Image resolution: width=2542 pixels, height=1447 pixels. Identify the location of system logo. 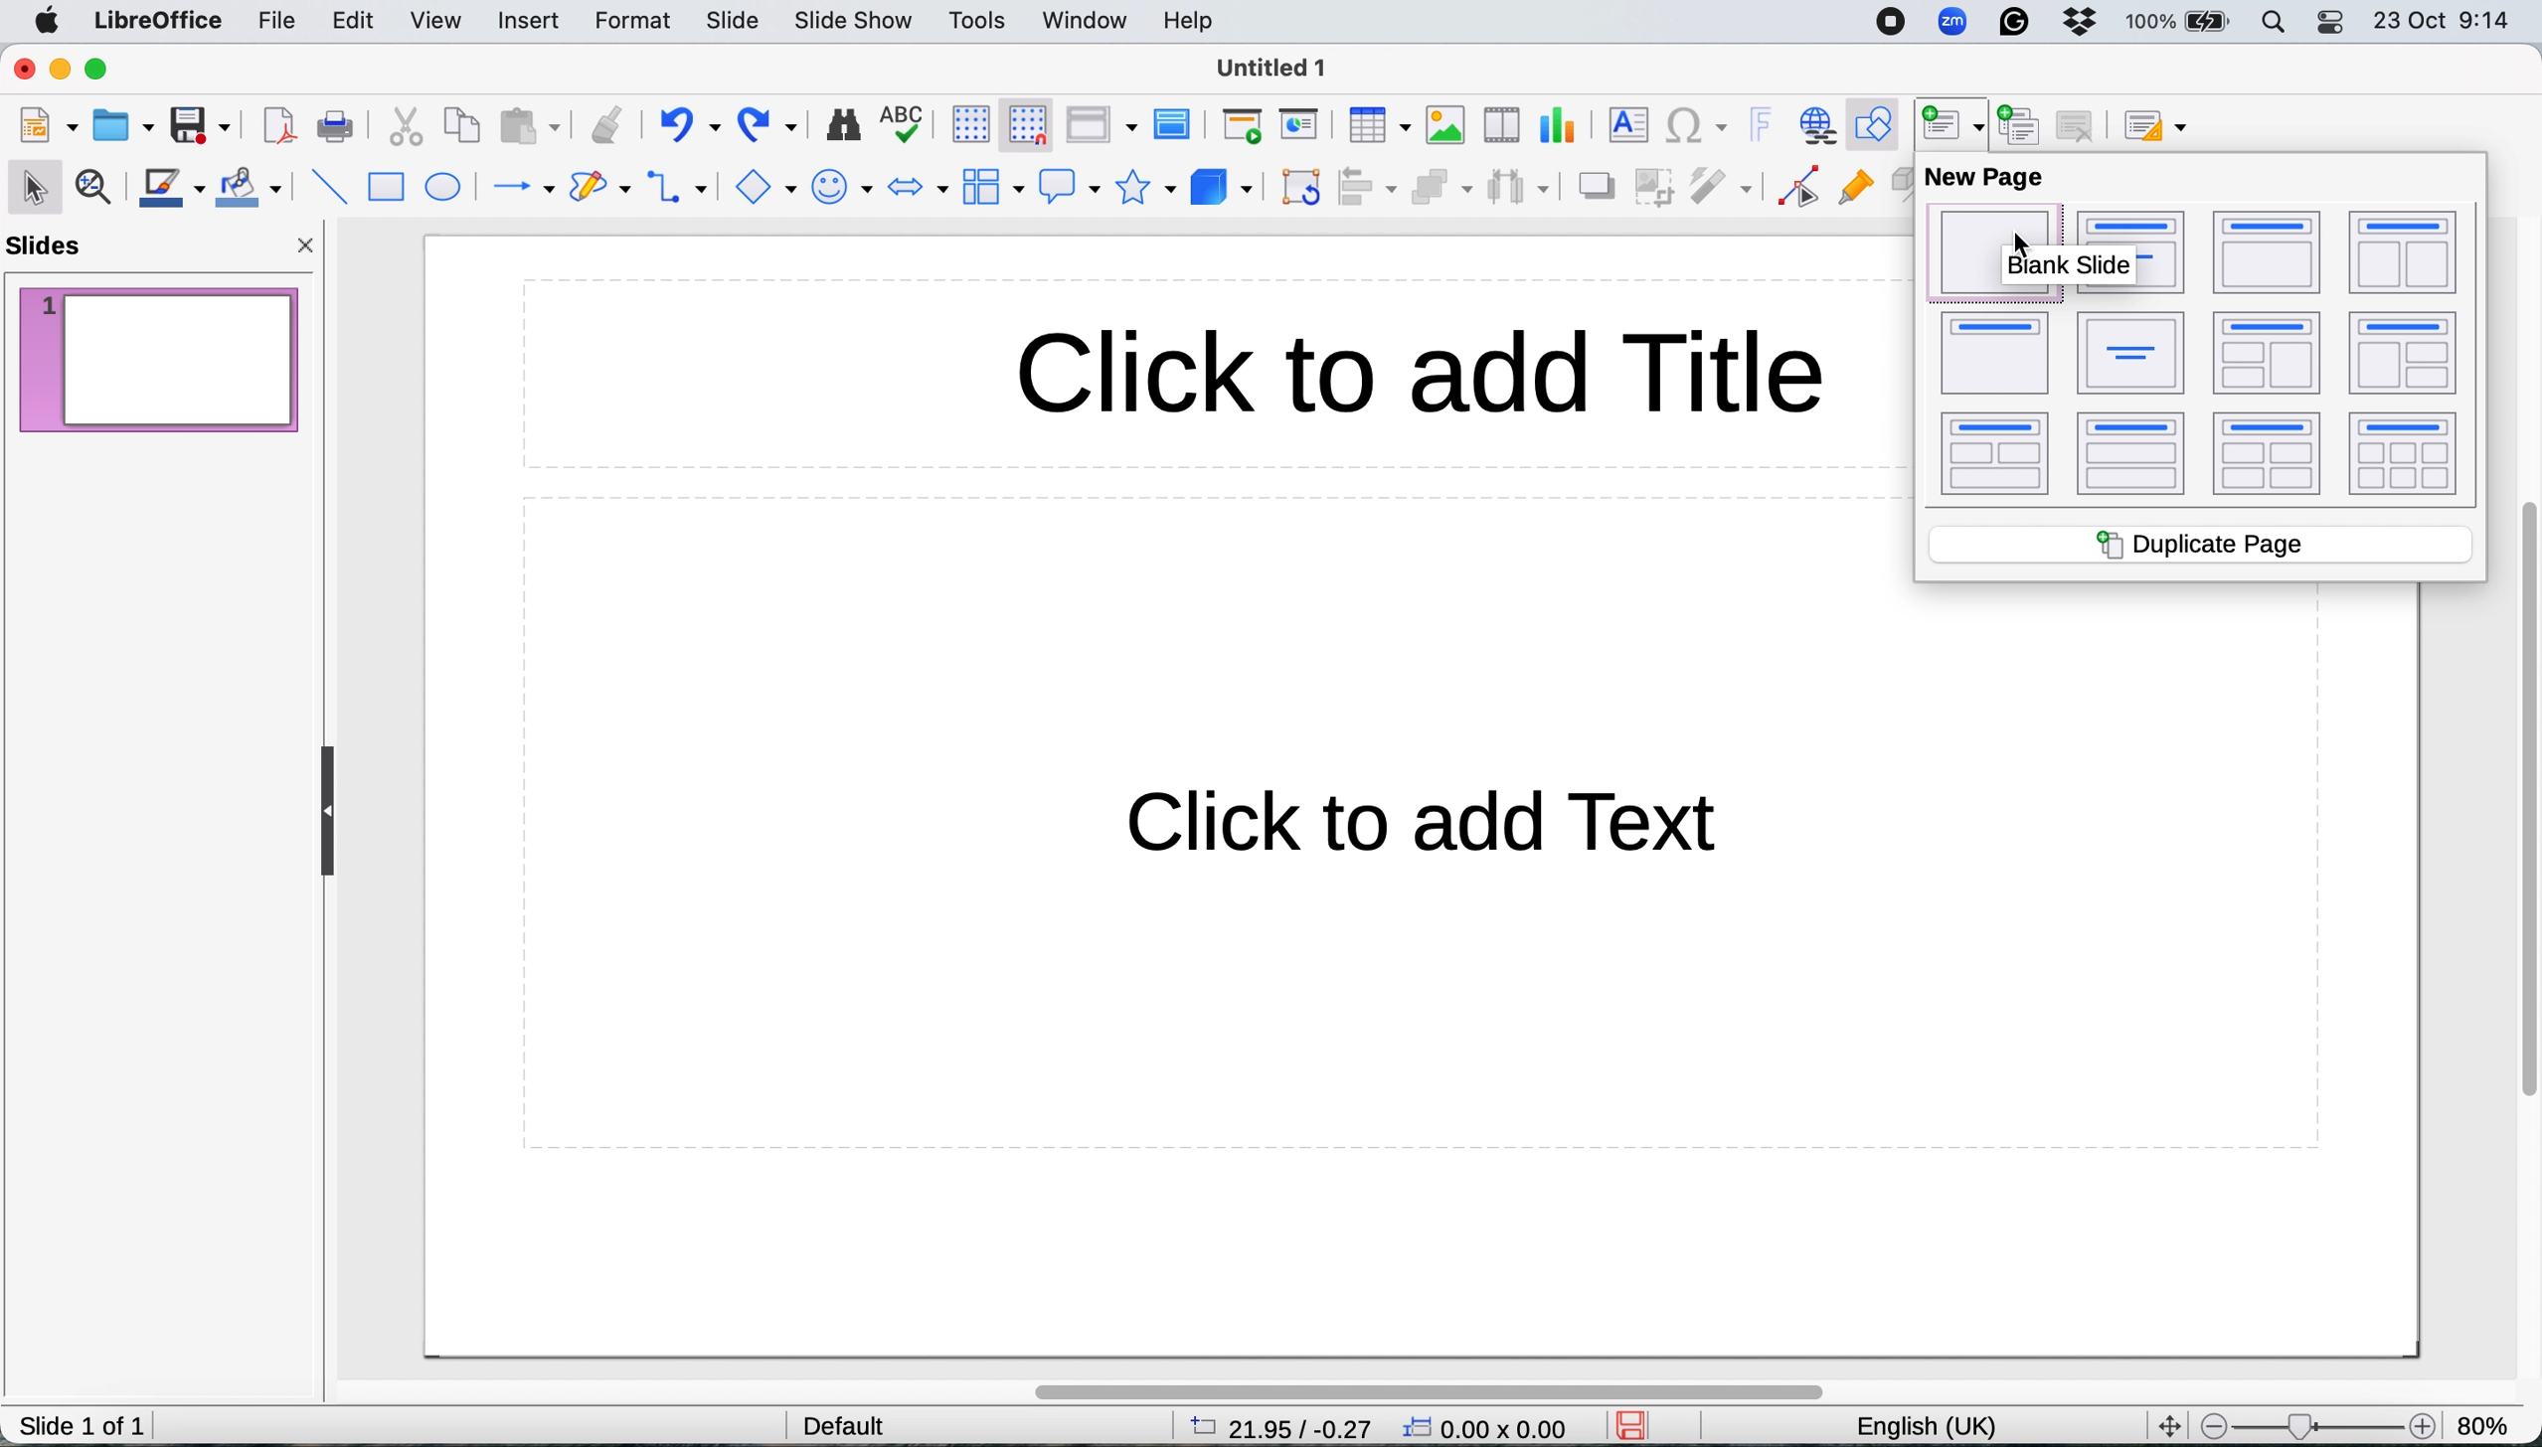
(45, 23).